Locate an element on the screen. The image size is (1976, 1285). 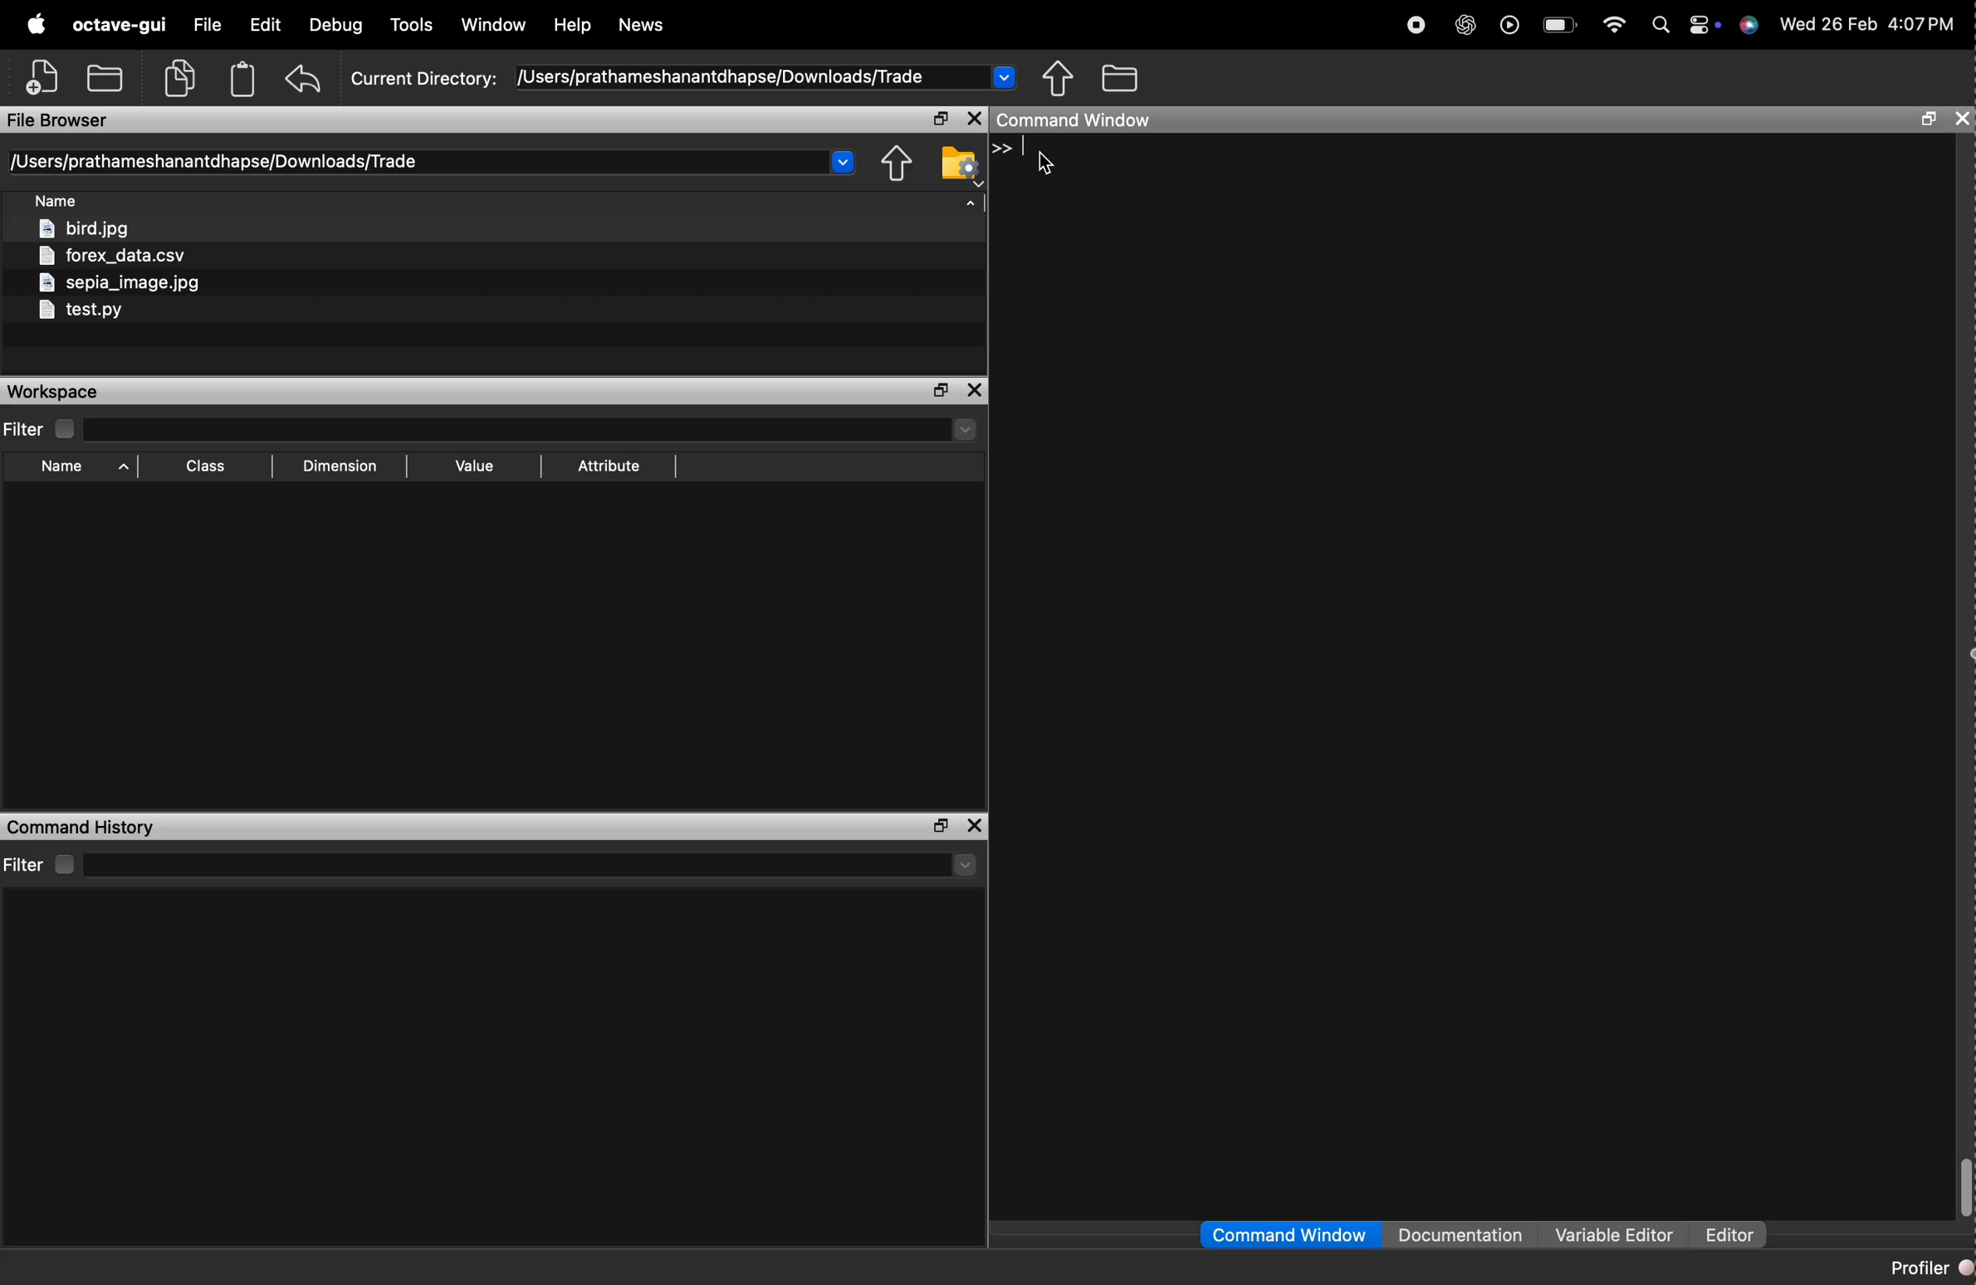
Wed 26 Feb 4:07PM is located at coordinates (1864, 26).